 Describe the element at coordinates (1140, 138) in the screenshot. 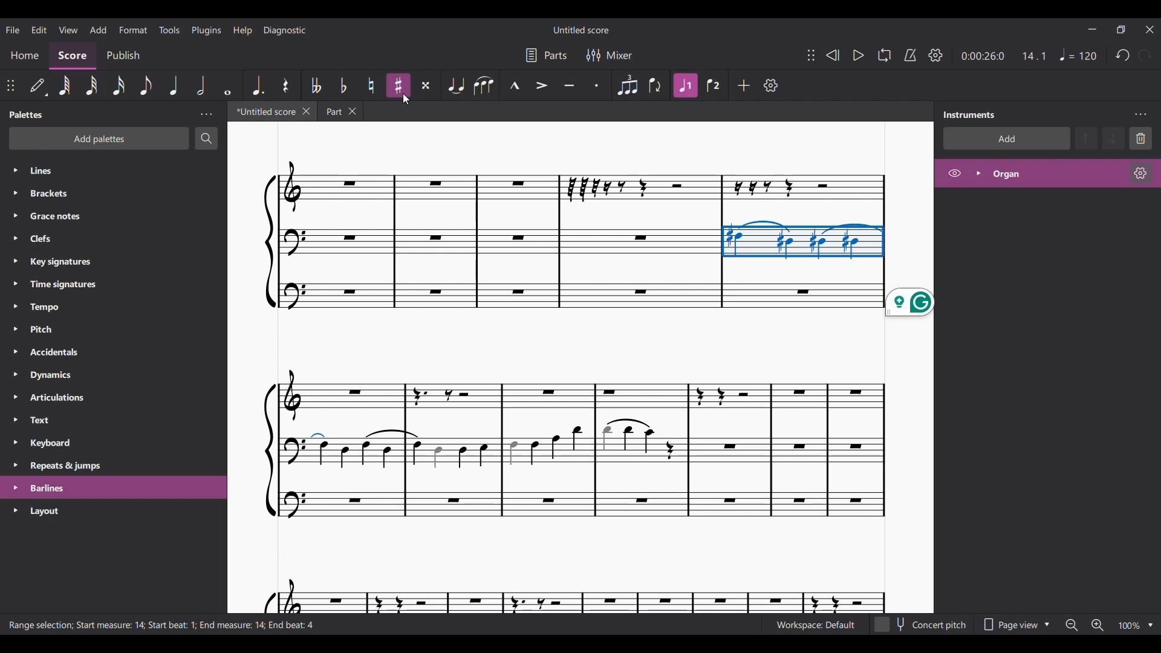

I see `Delete` at that location.